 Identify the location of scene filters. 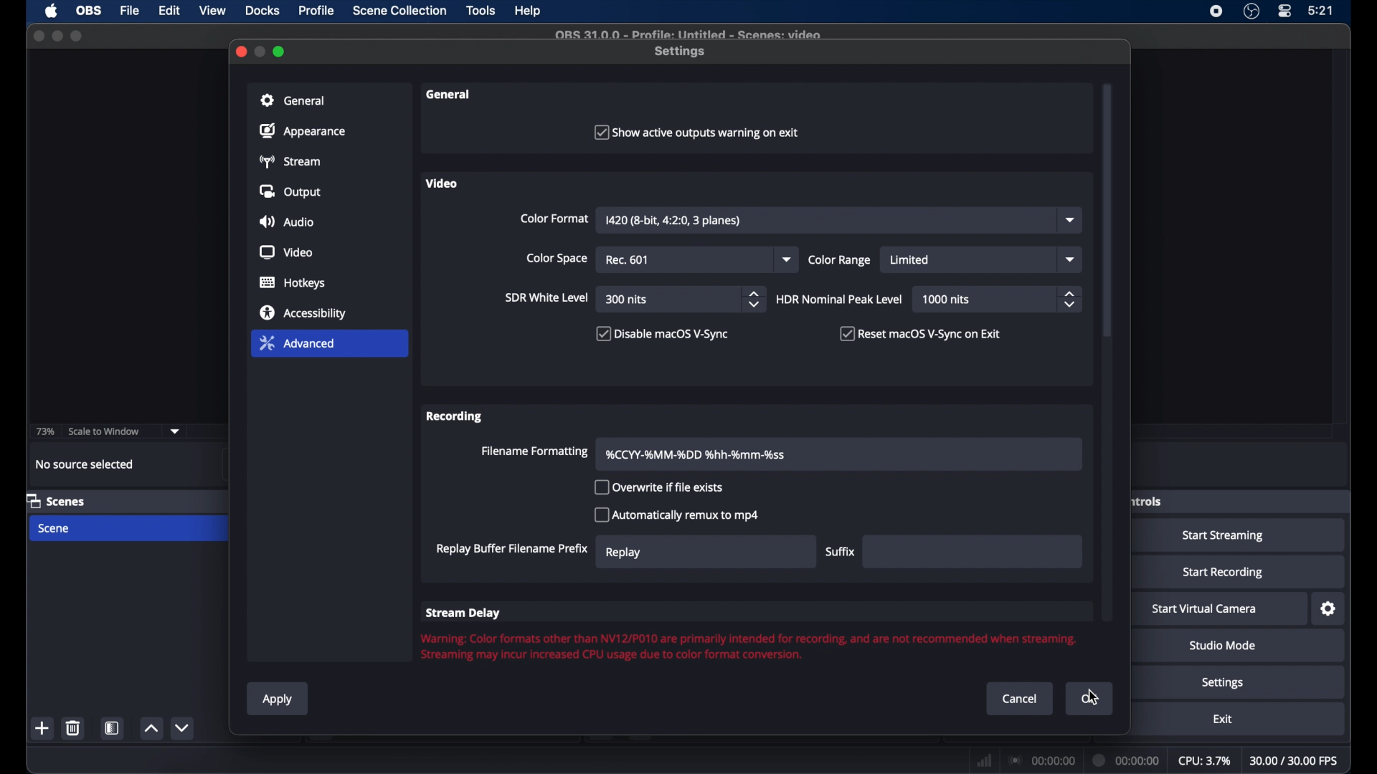
(113, 729).